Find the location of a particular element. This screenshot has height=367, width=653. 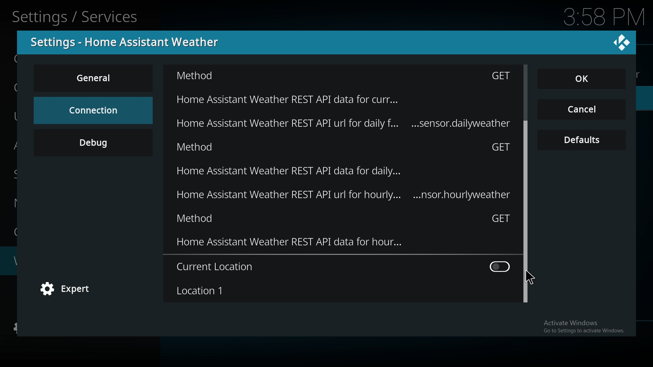

general is located at coordinates (95, 78).